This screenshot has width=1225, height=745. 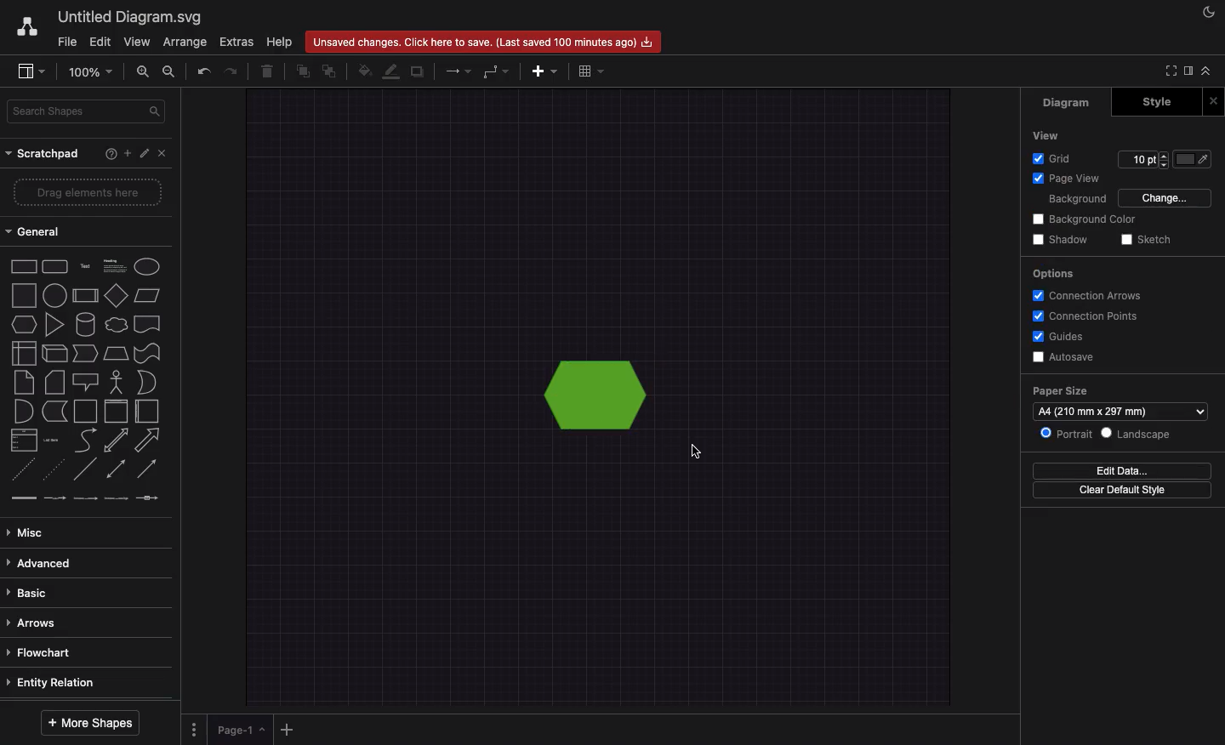 I want to click on Shadow, so click(x=1061, y=240).